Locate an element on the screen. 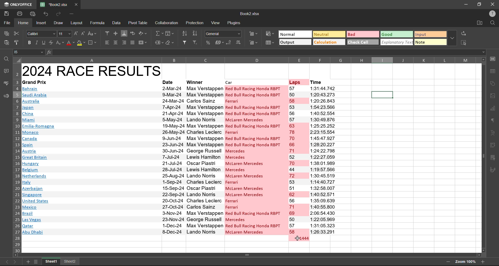  date is located at coordinates (173, 160).